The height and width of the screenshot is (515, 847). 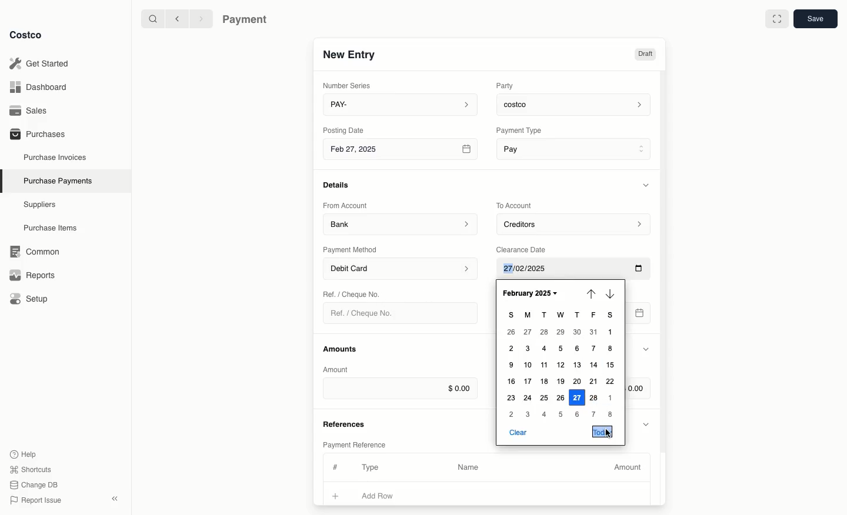 What do you see at coordinates (339, 185) in the screenshot?
I see `Details` at bounding box center [339, 185].